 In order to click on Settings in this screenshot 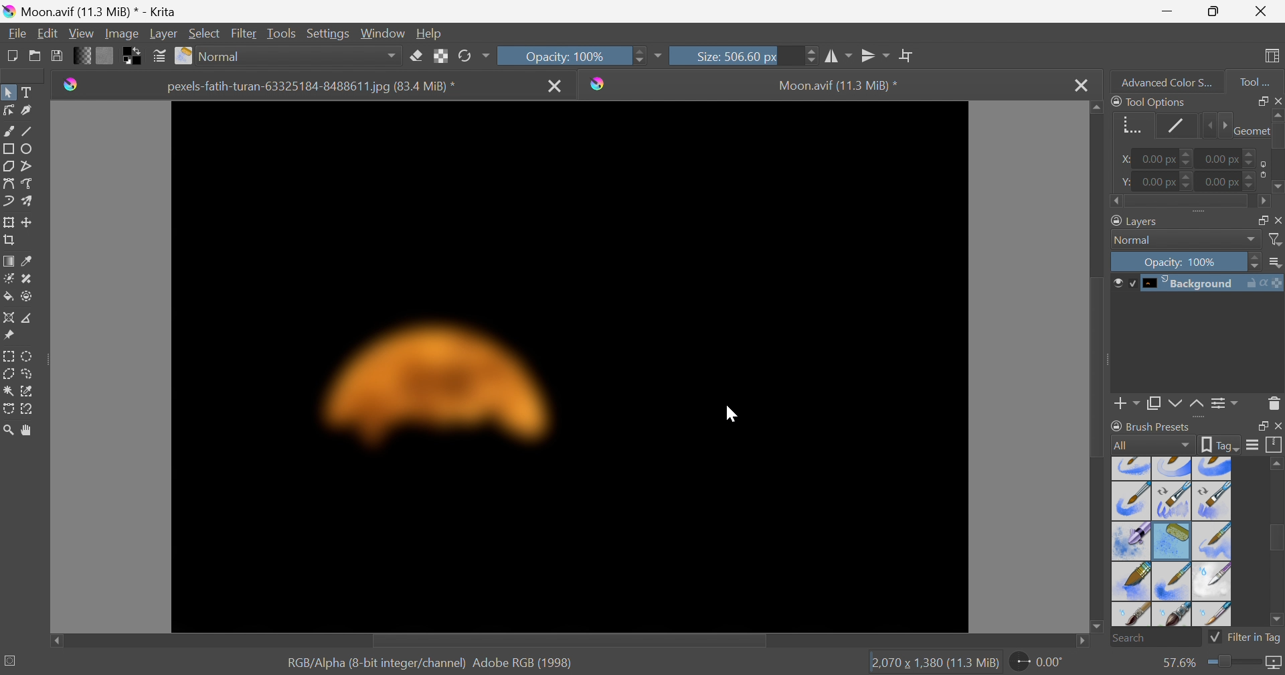, I will do `click(328, 35)`.